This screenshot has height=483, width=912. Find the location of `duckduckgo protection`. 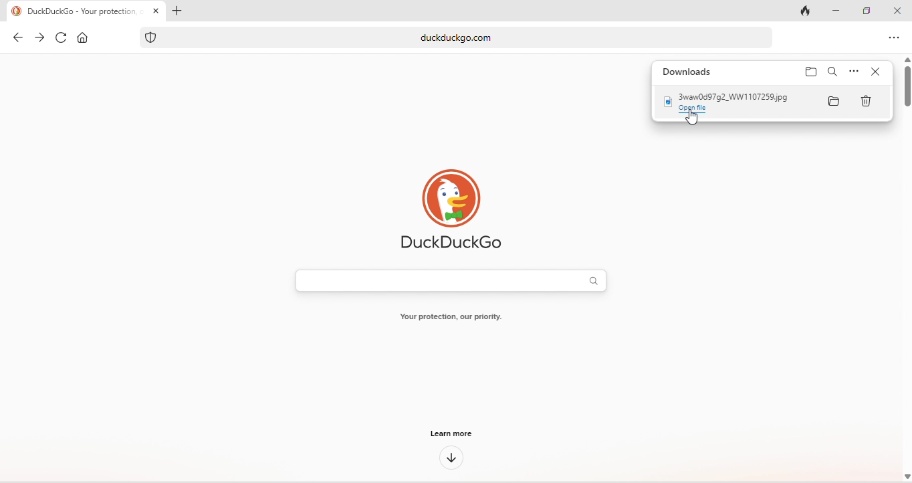

duckduckgo protection is located at coordinates (153, 37).